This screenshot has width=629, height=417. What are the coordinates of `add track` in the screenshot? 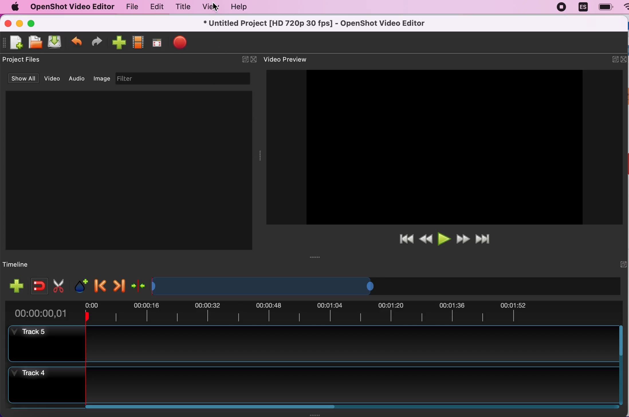 It's located at (17, 286).